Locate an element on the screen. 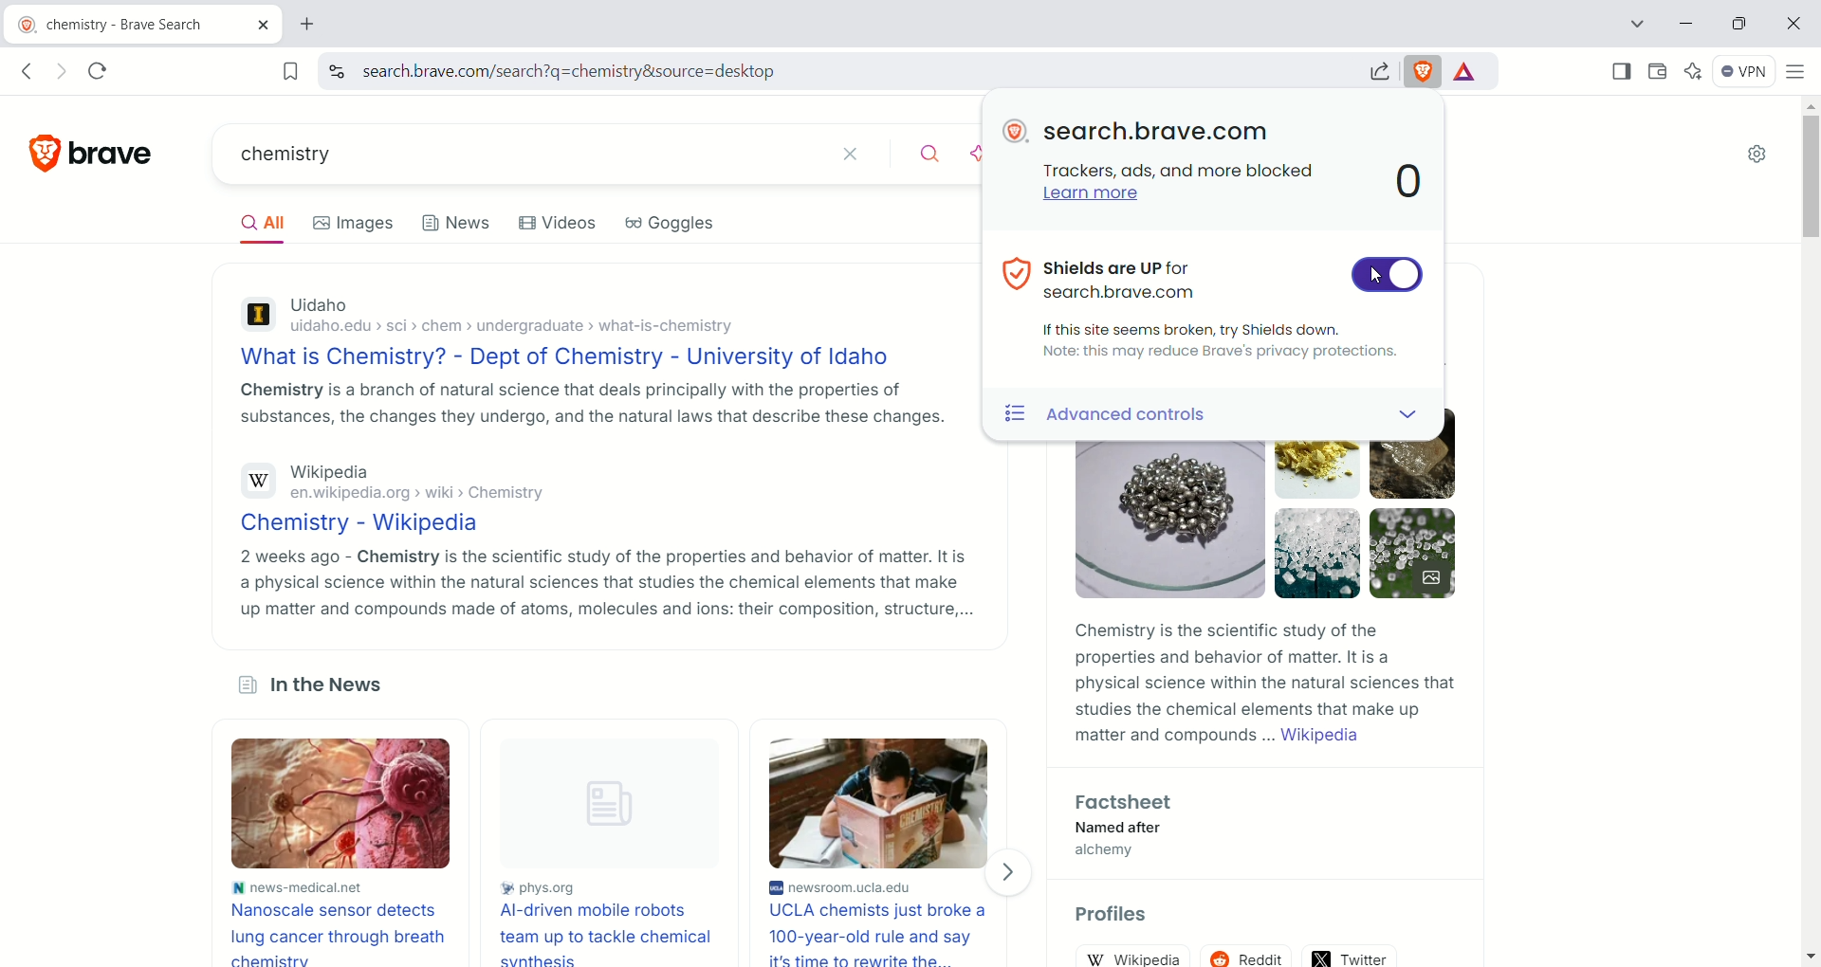 This screenshot has width=1821, height=967. show sidebar is located at coordinates (1619, 71).